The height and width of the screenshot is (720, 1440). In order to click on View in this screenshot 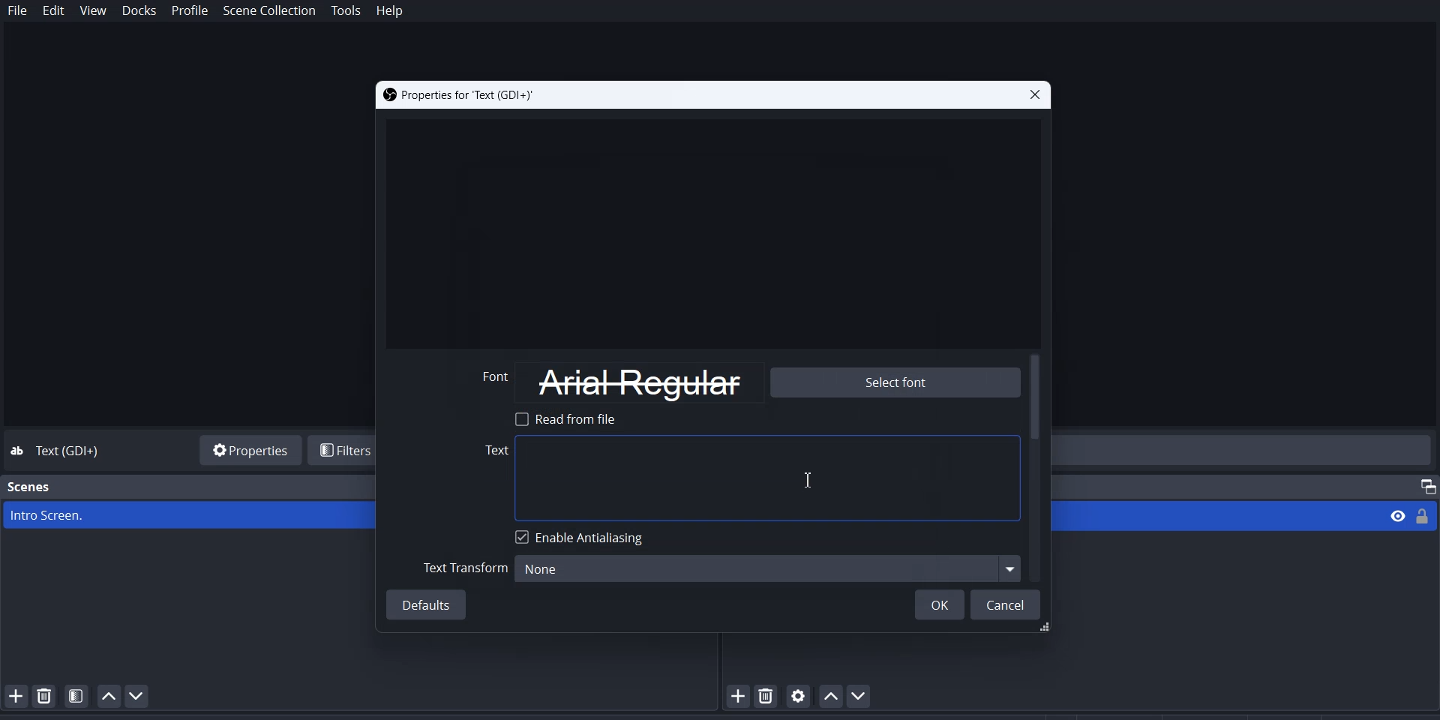, I will do `click(1393, 515)`.